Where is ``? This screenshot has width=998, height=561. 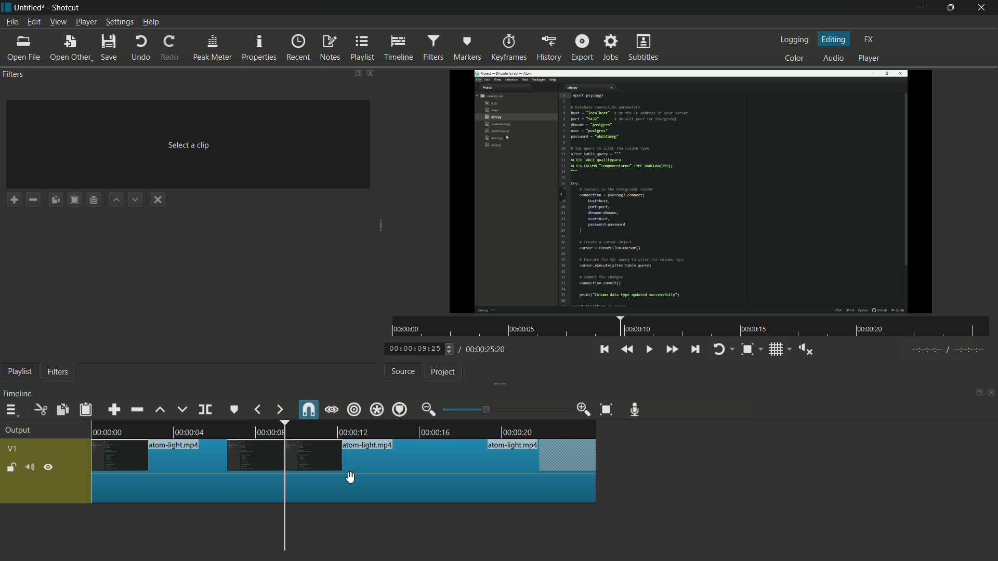  is located at coordinates (345, 490).